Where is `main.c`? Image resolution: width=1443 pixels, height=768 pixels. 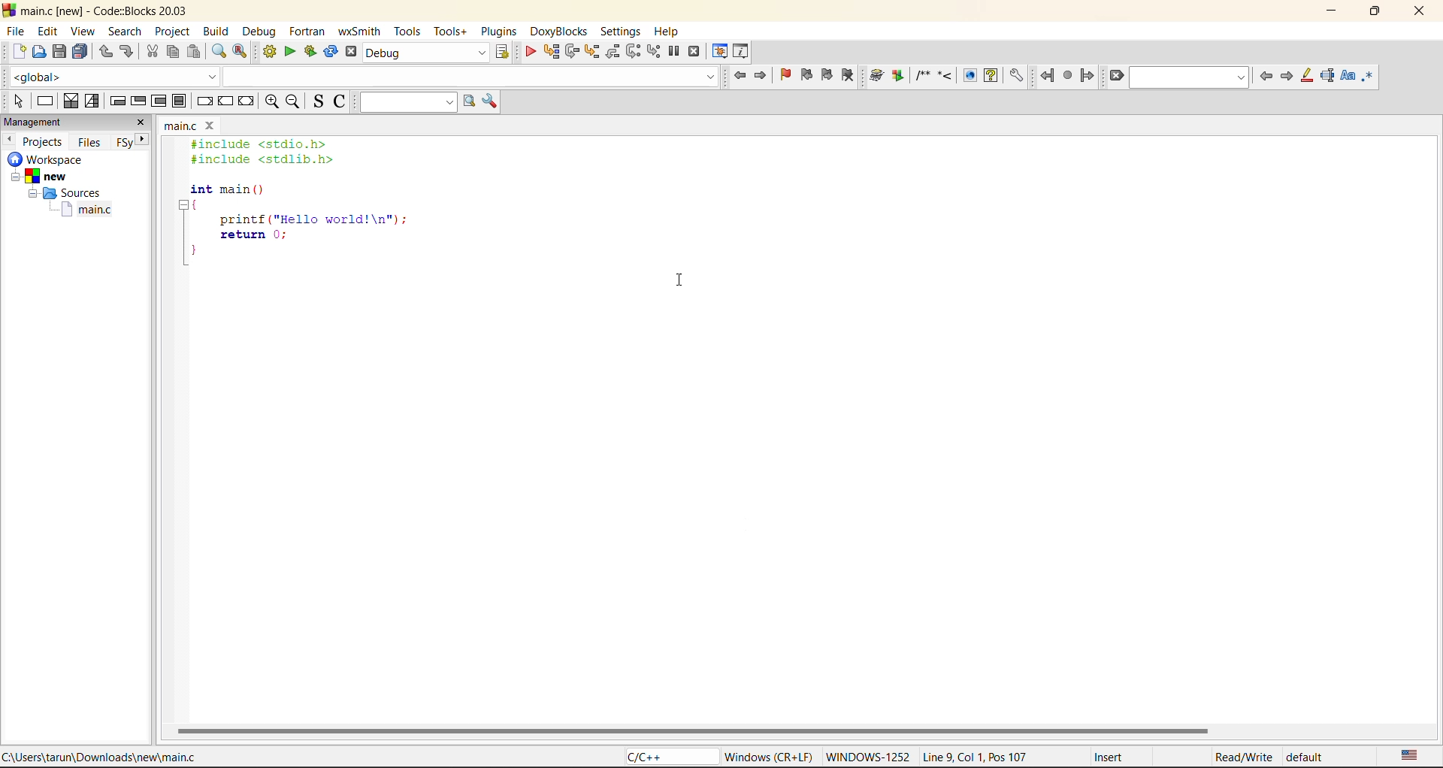 main.c is located at coordinates (179, 125).